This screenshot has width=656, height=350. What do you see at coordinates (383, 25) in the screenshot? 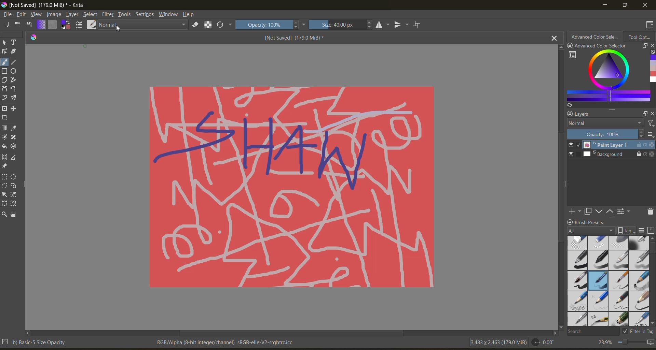
I see `flip horizontally` at bounding box center [383, 25].